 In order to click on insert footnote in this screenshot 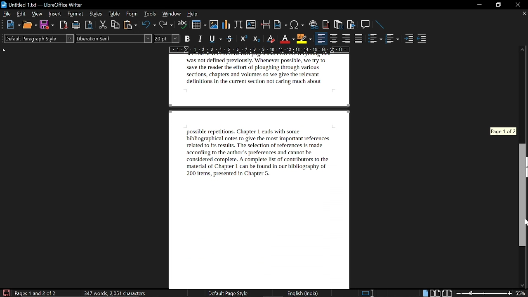, I will do `click(326, 24)`.